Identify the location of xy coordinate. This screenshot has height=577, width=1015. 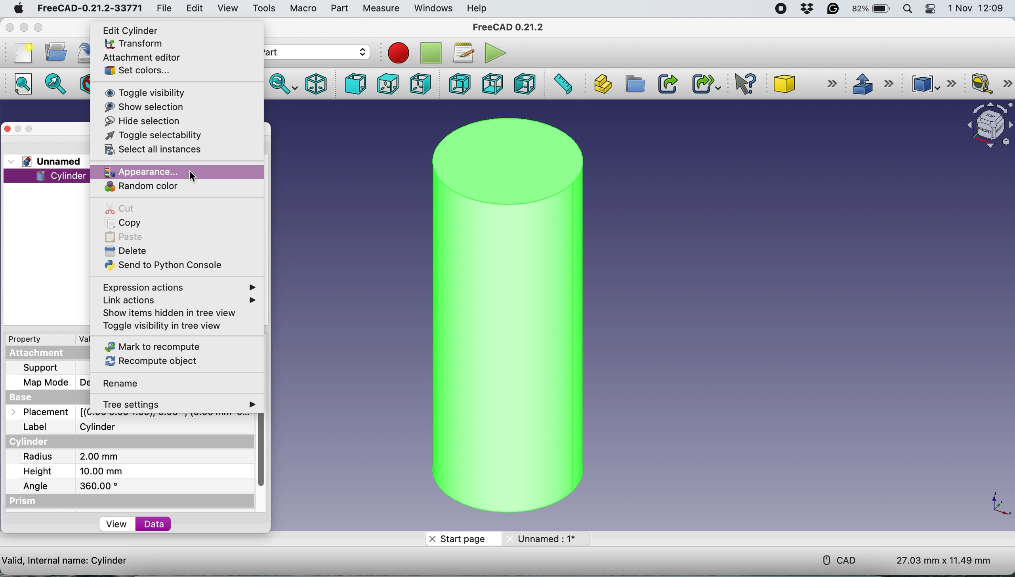
(998, 503).